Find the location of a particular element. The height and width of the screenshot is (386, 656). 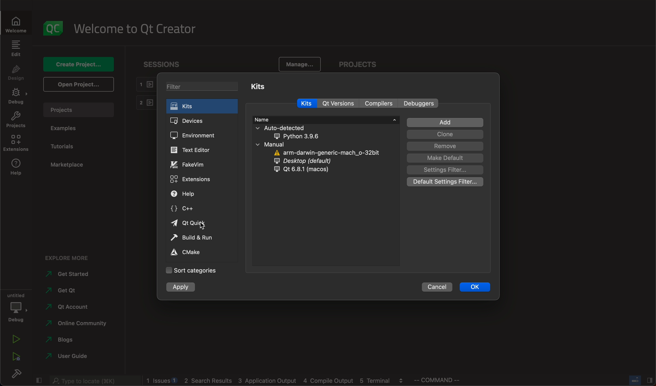

WELCOME is located at coordinates (17, 26).